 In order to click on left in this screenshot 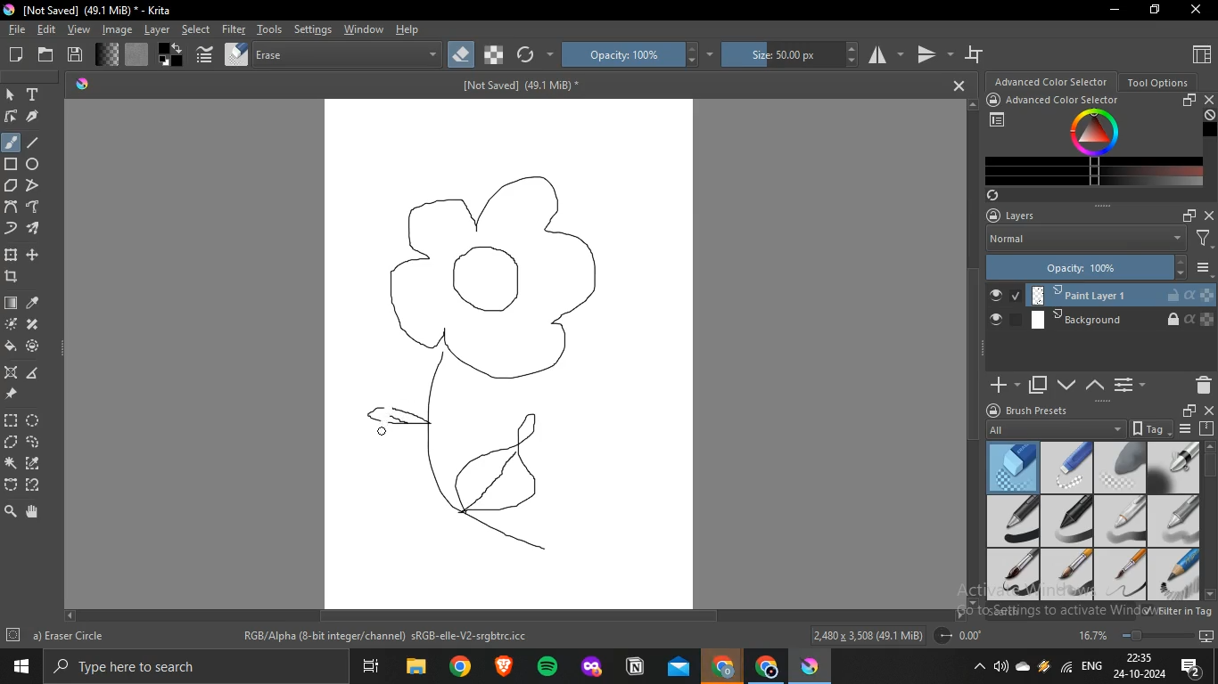, I will do `click(69, 615)`.